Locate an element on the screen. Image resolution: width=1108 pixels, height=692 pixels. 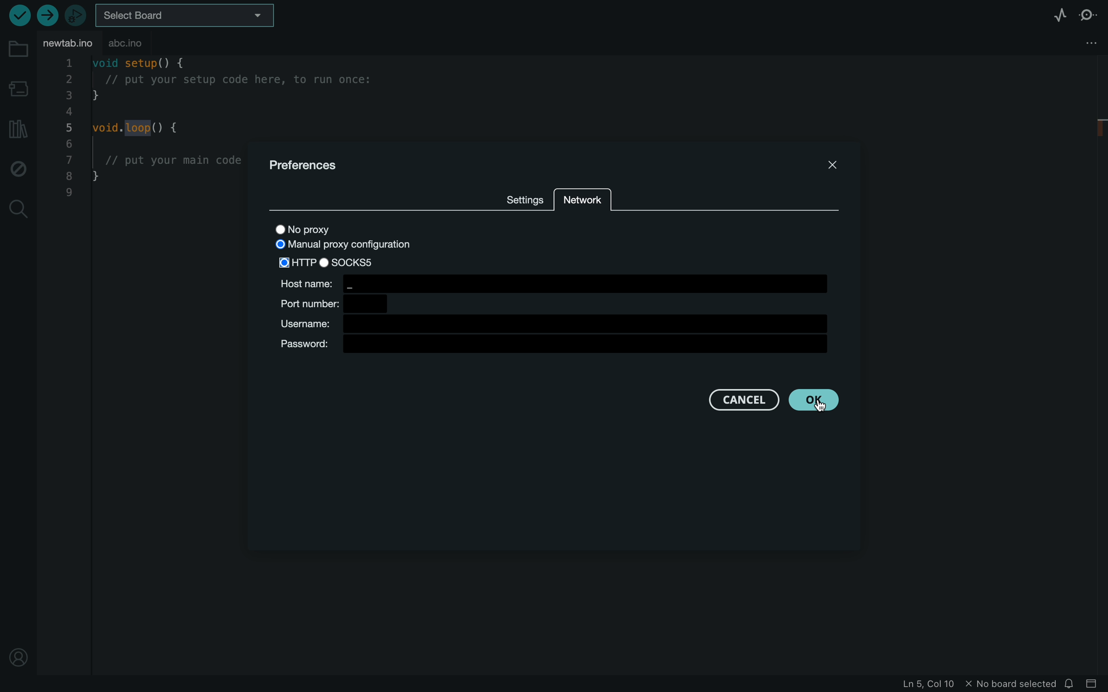
library manager is located at coordinates (16, 128).